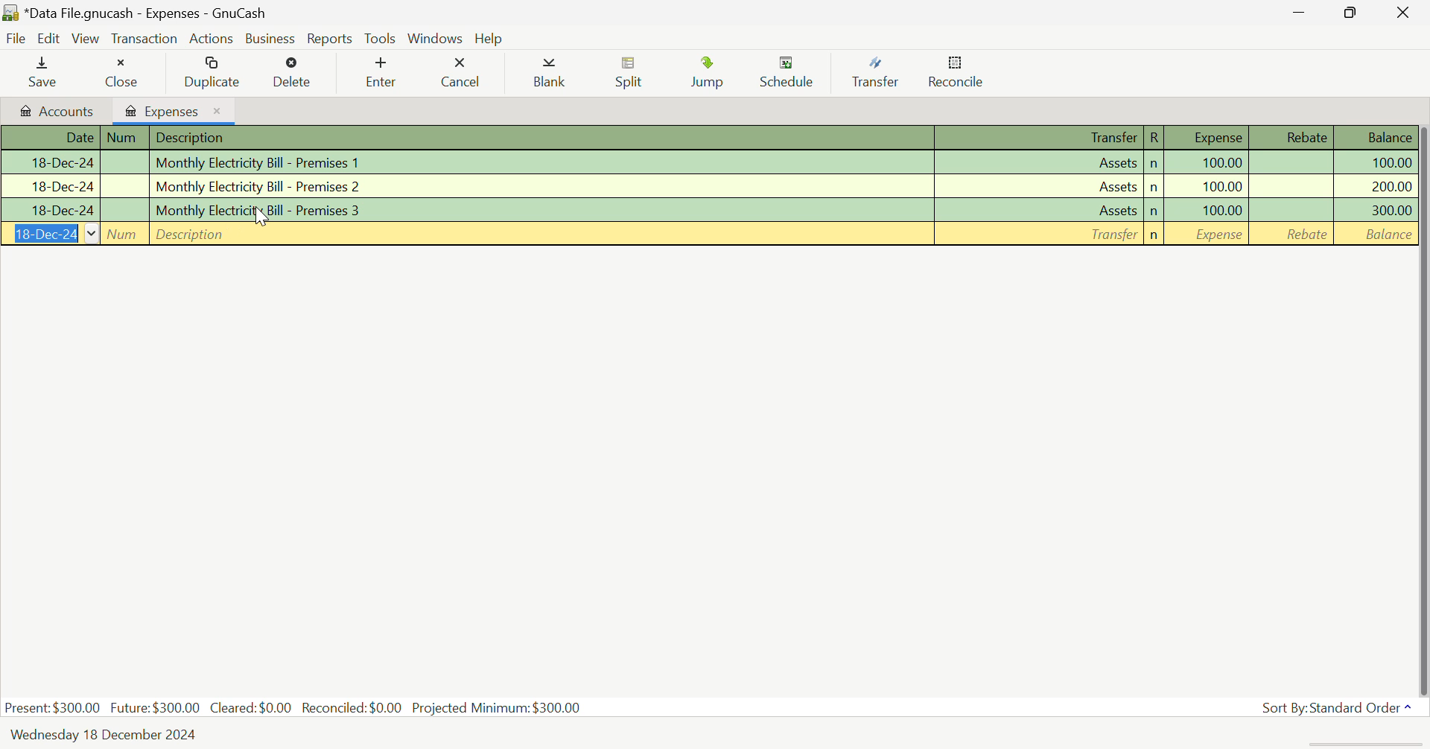 The height and width of the screenshot is (749, 1430). What do you see at coordinates (1335, 707) in the screenshot?
I see `Sort By: Standard Order` at bounding box center [1335, 707].